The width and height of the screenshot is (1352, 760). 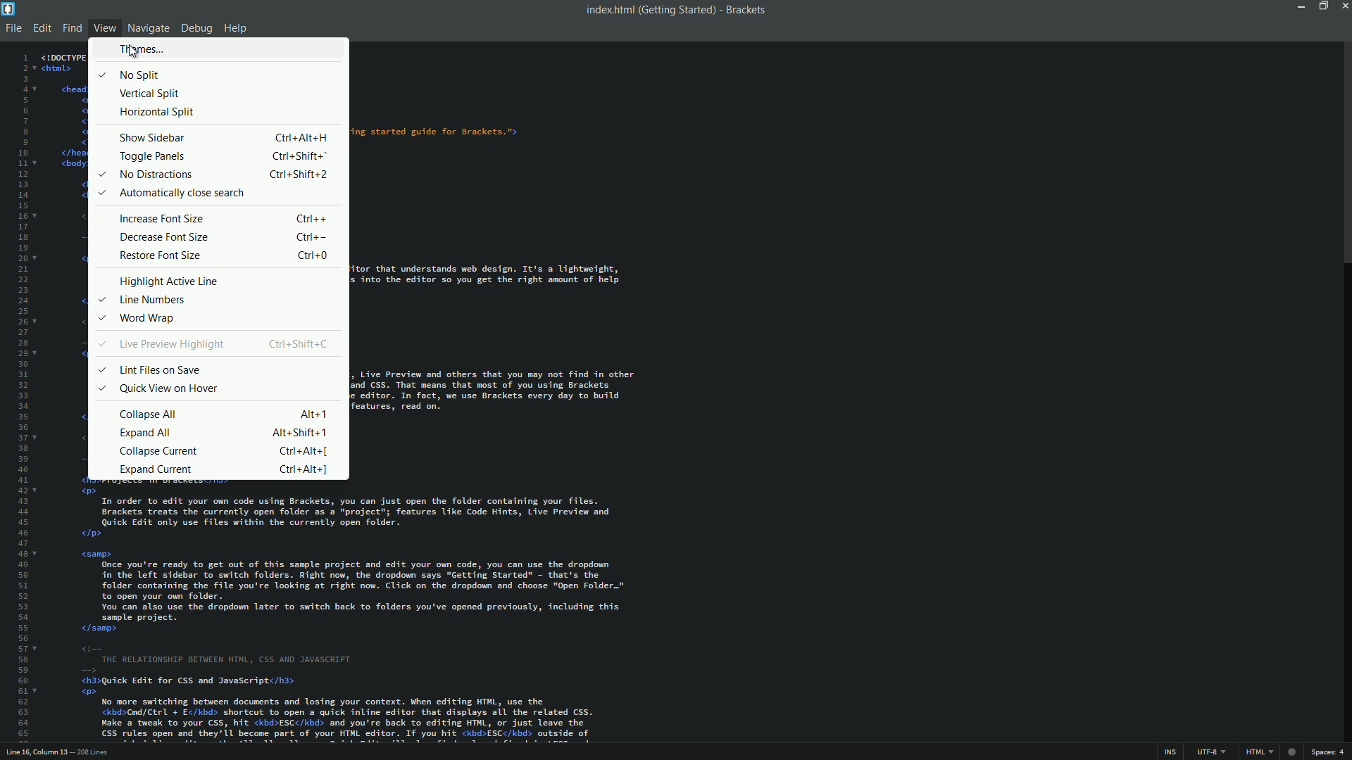 What do you see at coordinates (1320, 6) in the screenshot?
I see `maximize` at bounding box center [1320, 6].